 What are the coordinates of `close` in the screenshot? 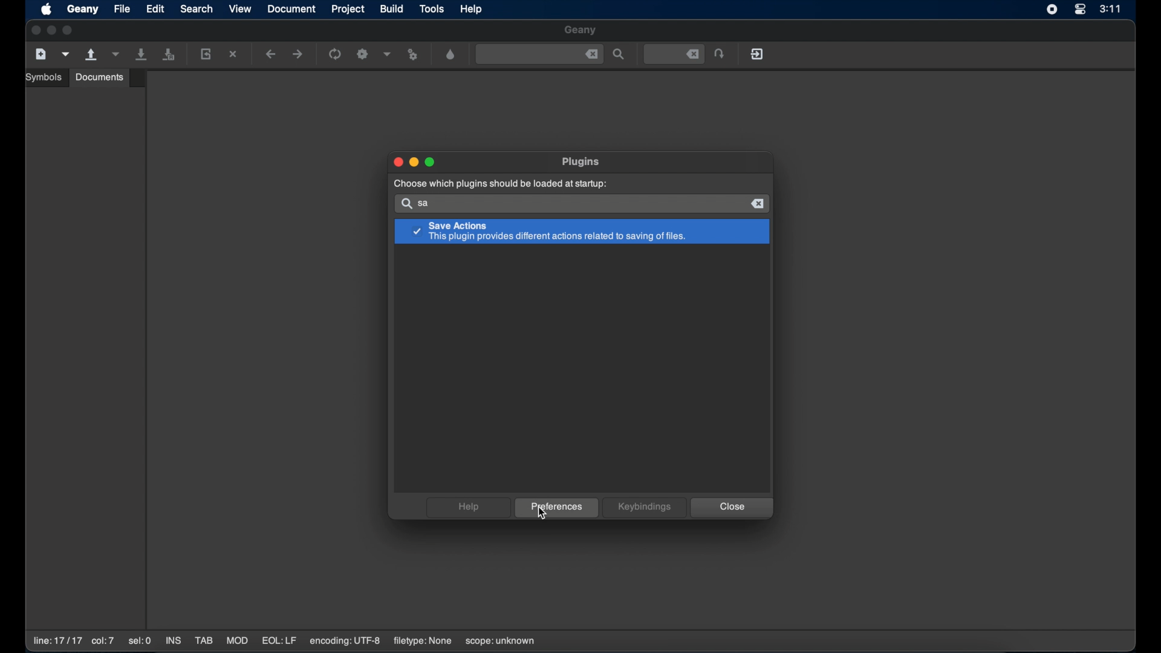 It's located at (397, 162).